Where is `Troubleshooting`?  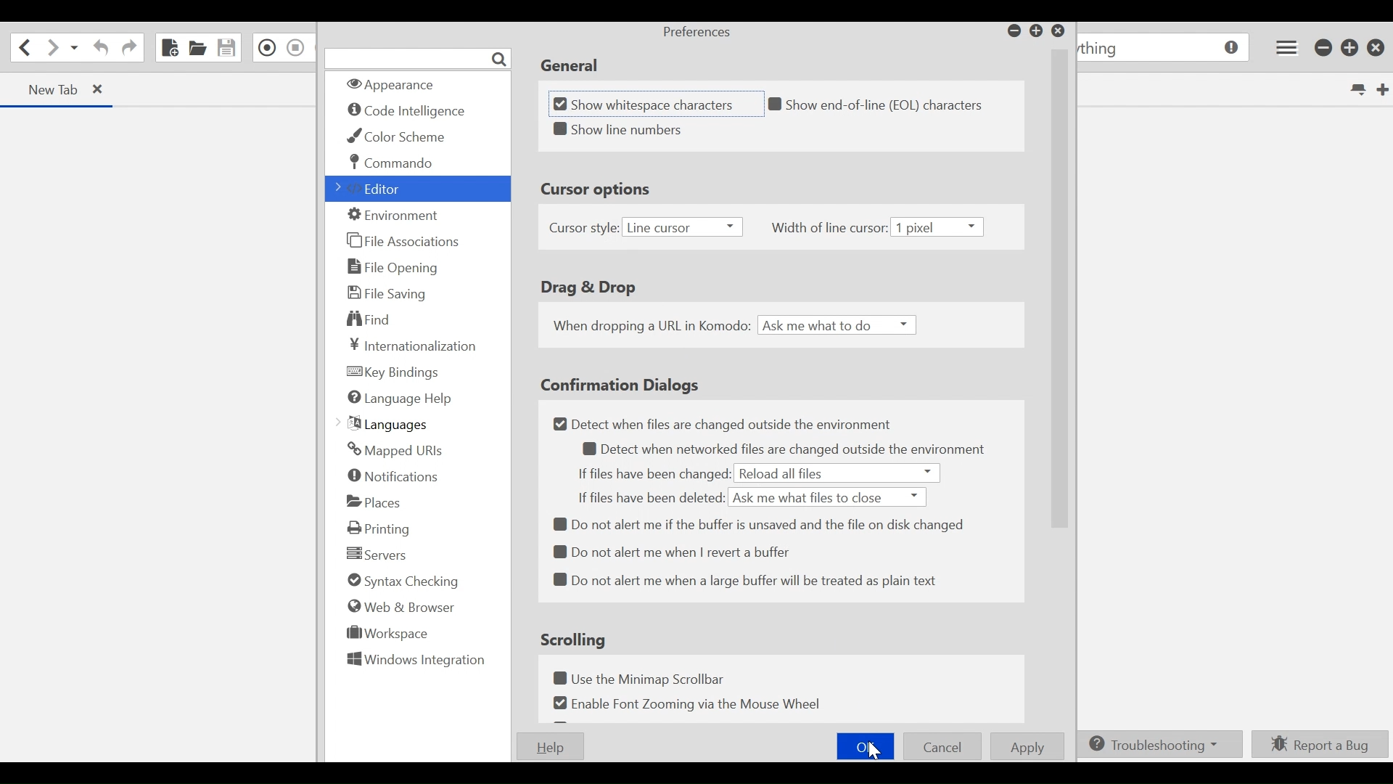
Troubleshooting is located at coordinates (1158, 746).